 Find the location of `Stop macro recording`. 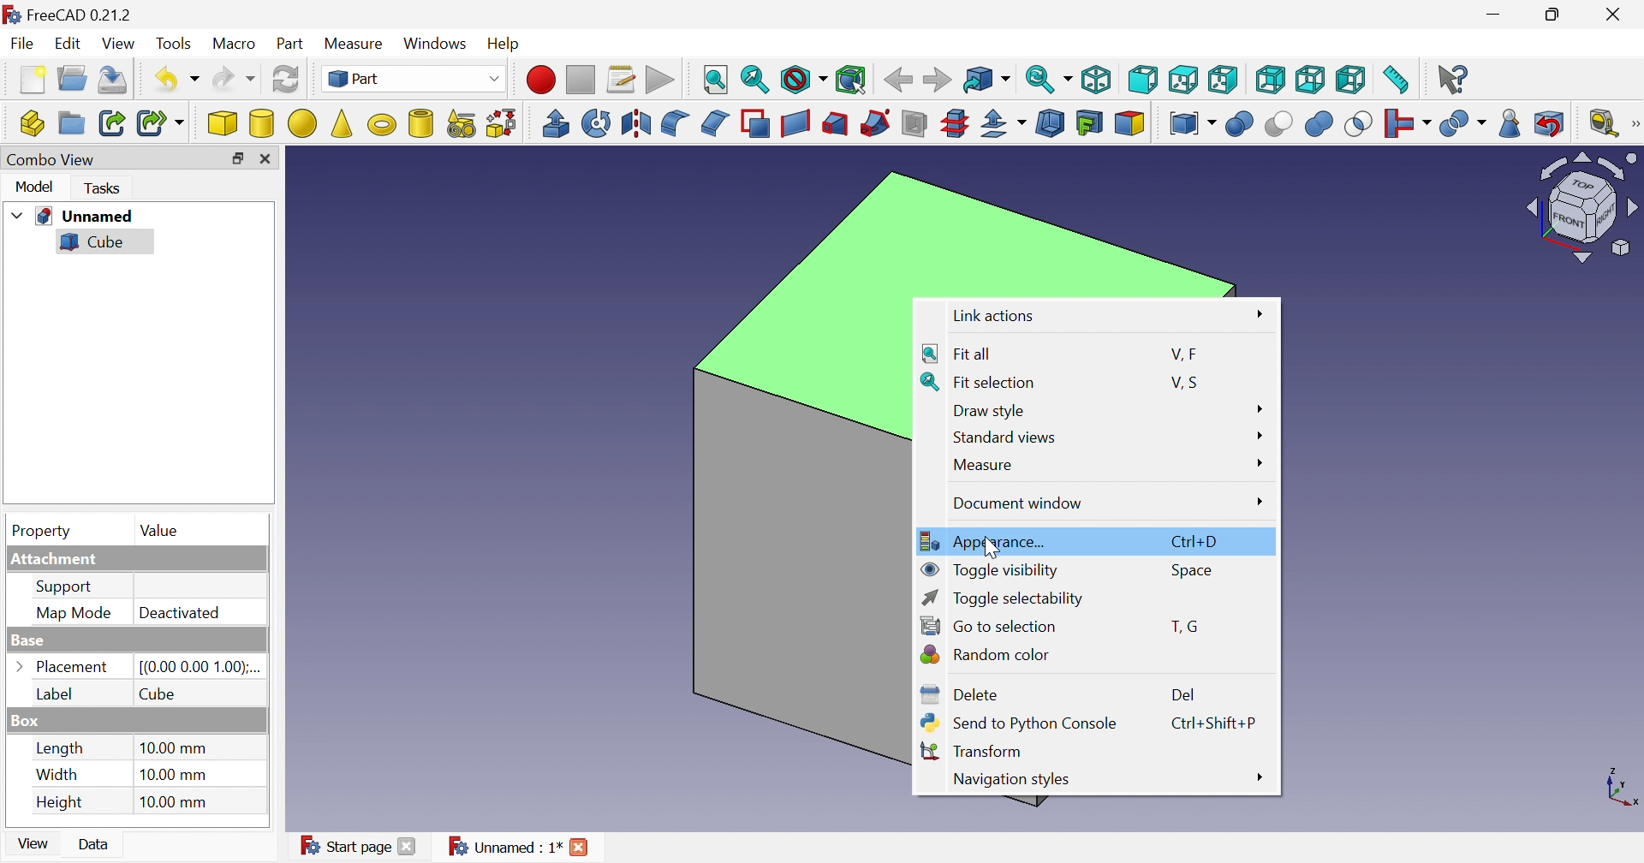

Stop macro recording is located at coordinates (583, 80).